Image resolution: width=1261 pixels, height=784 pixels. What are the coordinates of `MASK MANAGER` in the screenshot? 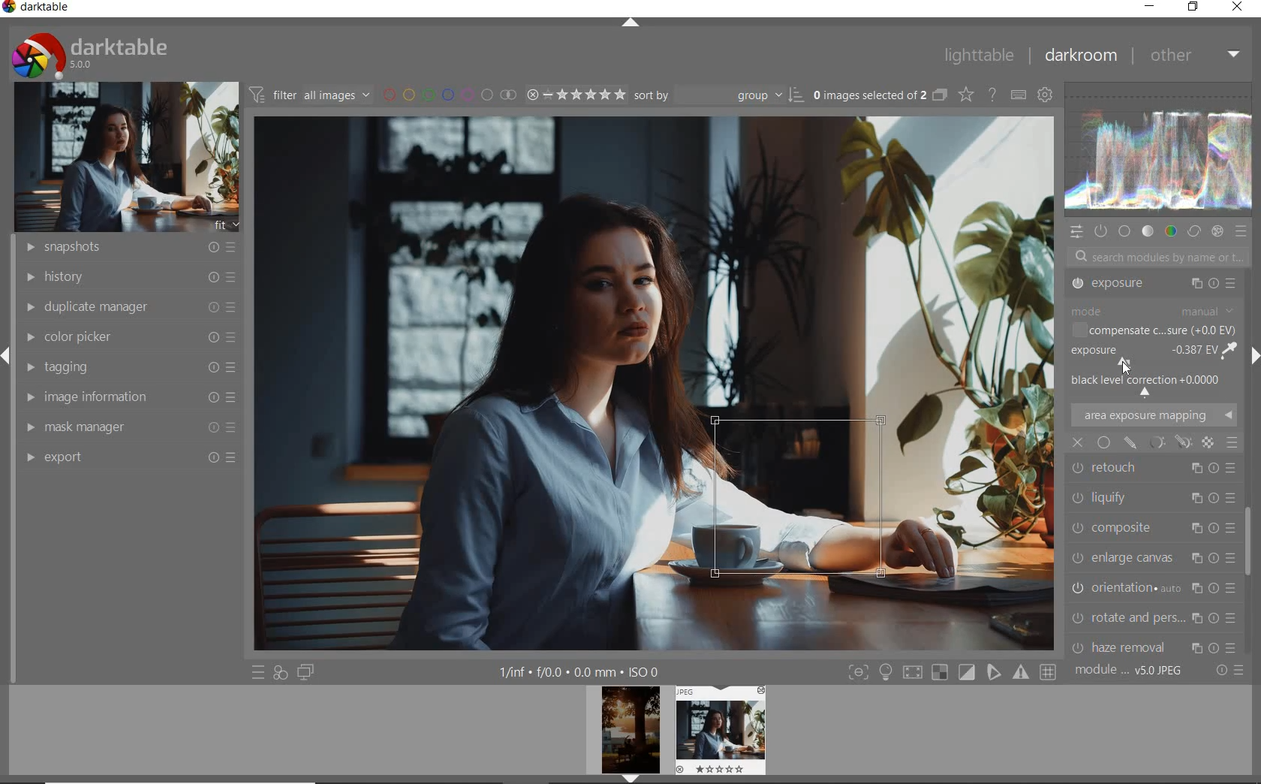 It's located at (128, 427).